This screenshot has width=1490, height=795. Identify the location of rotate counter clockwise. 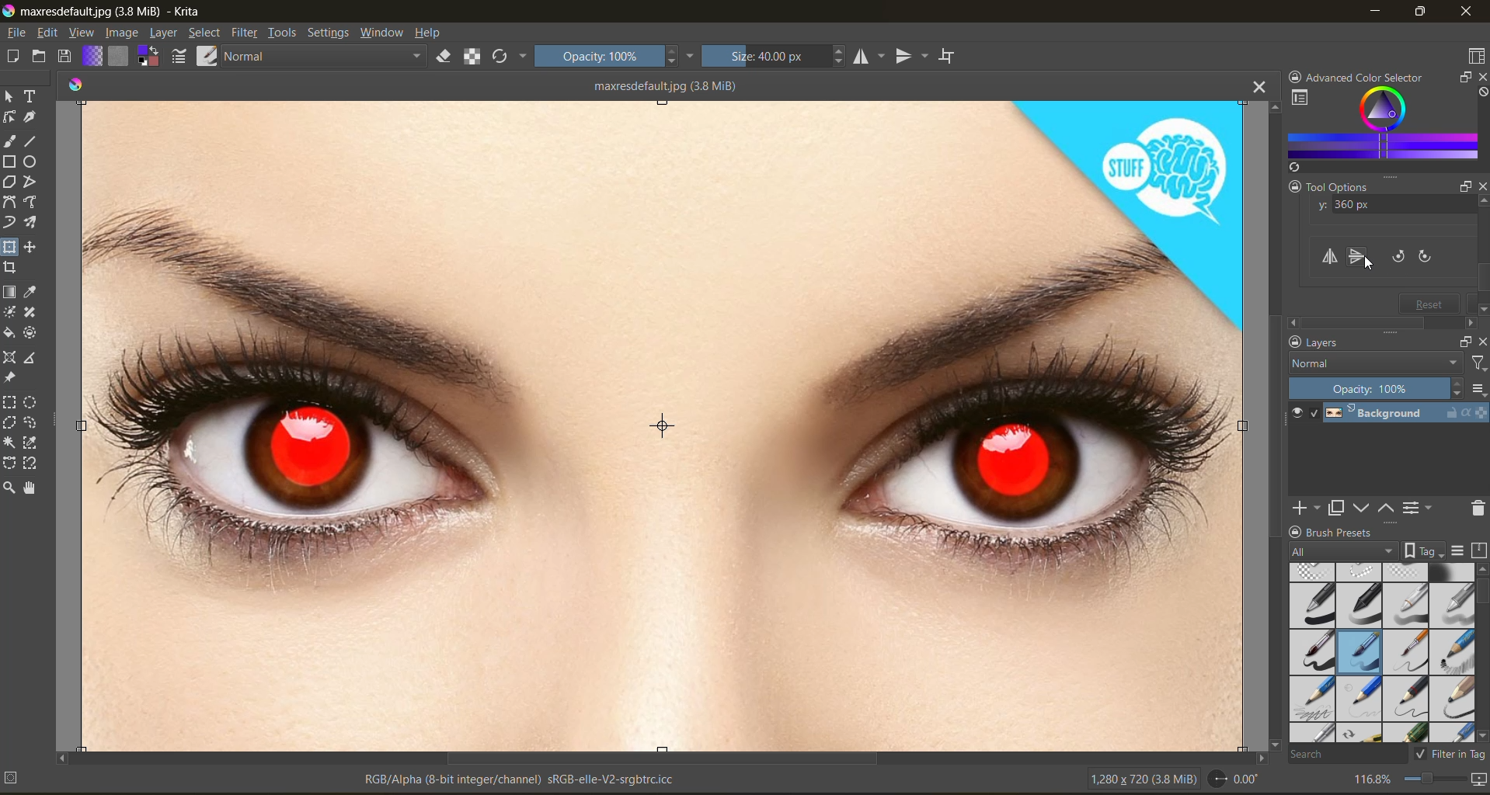
(1399, 255).